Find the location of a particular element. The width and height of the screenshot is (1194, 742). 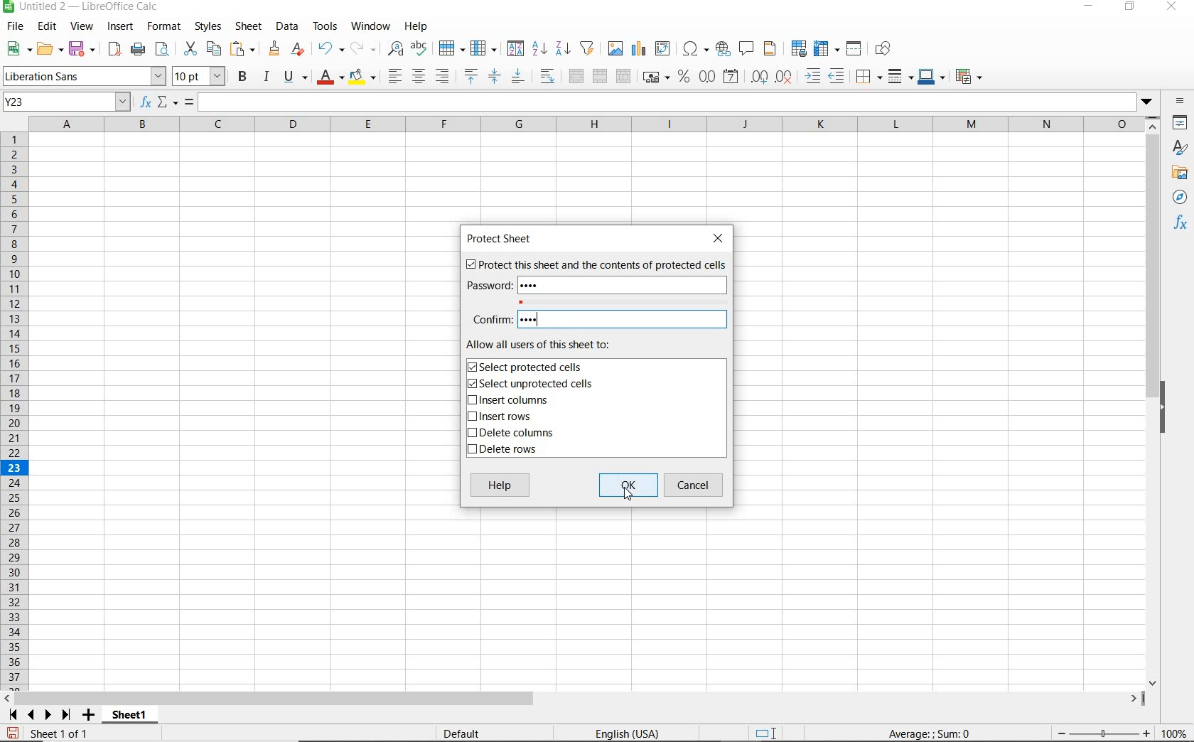

ITALIC is located at coordinates (267, 78).